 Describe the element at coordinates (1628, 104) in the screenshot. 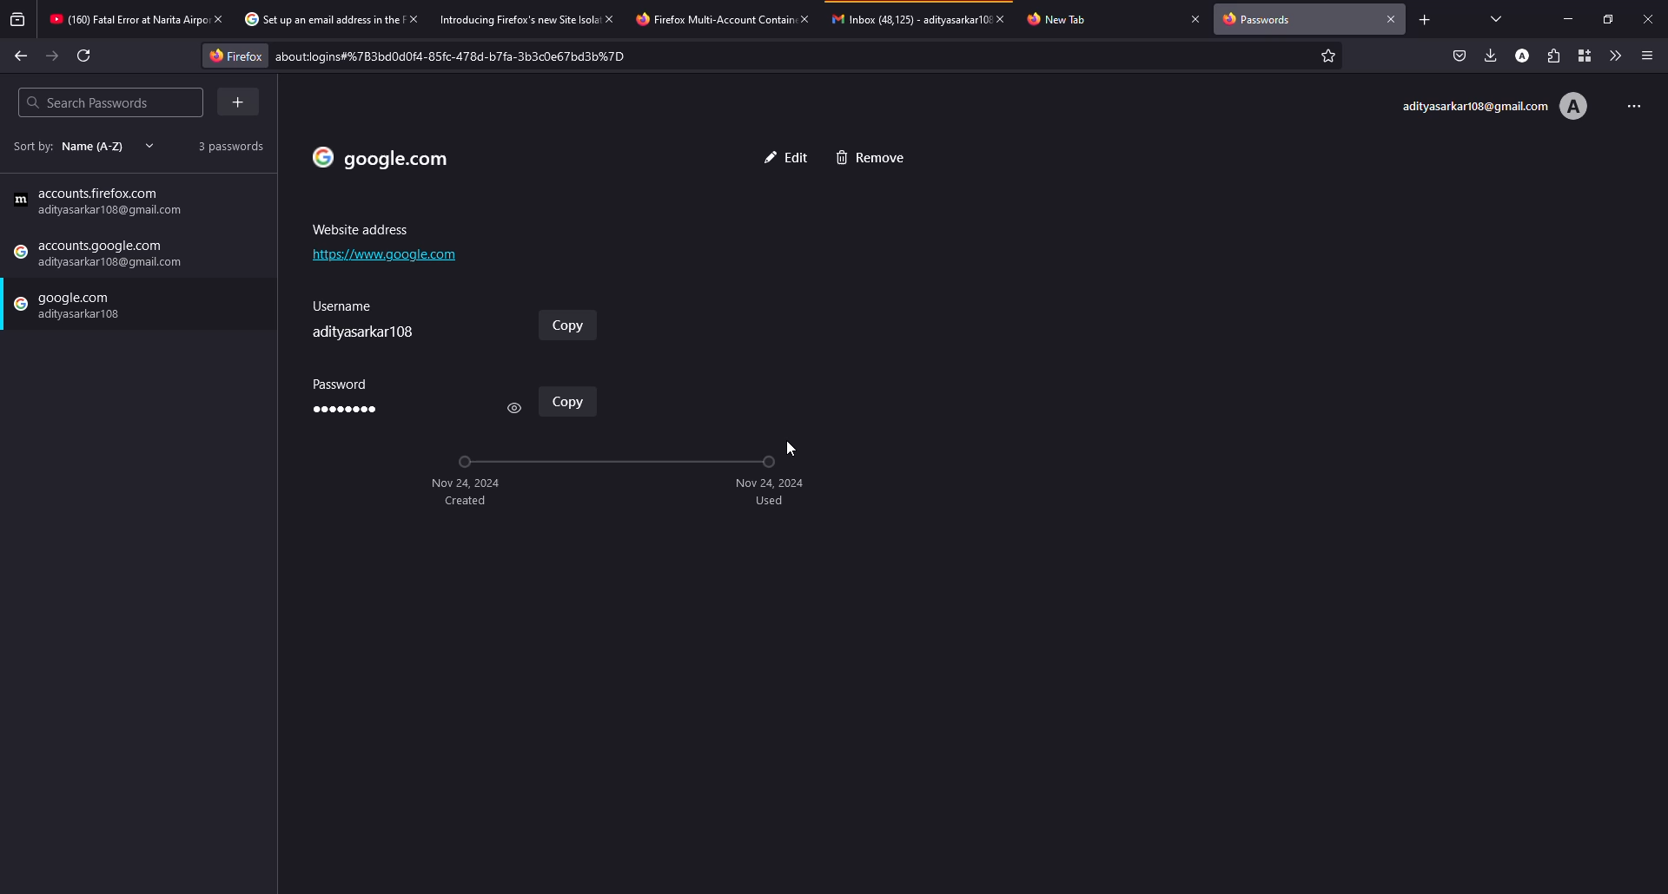

I see `more options` at that location.